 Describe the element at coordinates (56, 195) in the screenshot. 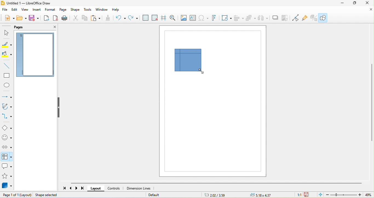

I see `shape selected` at that location.